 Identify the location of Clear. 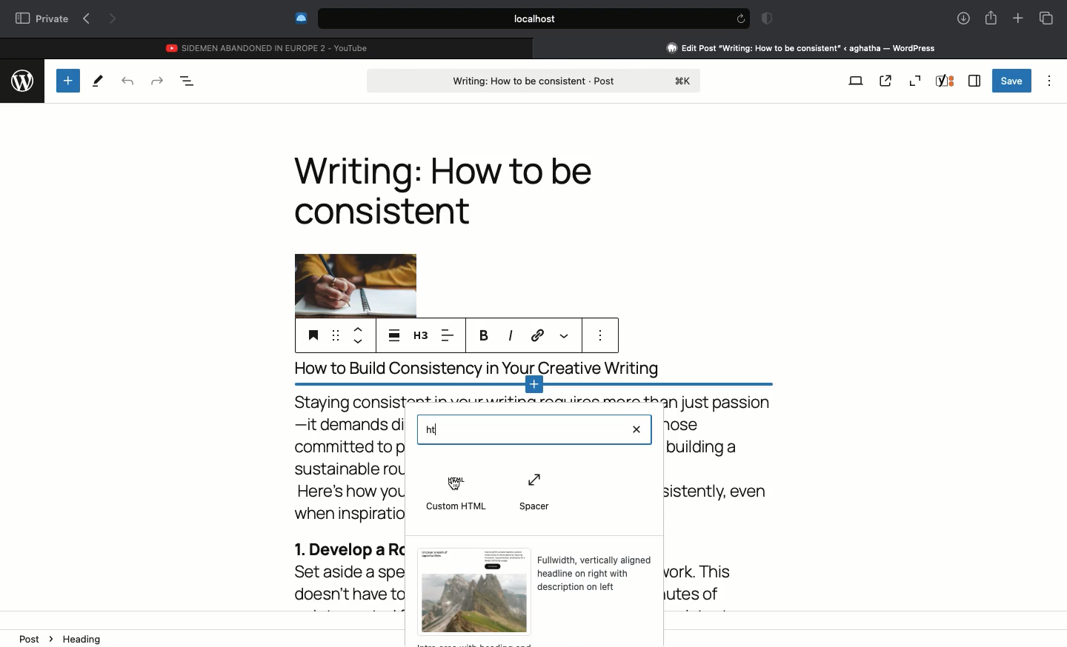
(638, 429).